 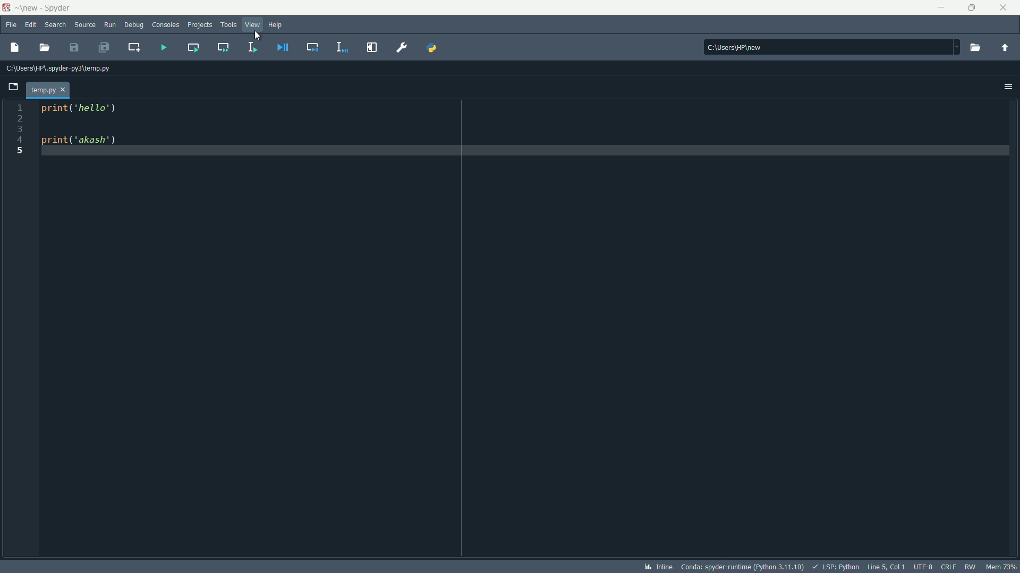 What do you see at coordinates (136, 45) in the screenshot?
I see `create new cell at the current line` at bounding box center [136, 45].